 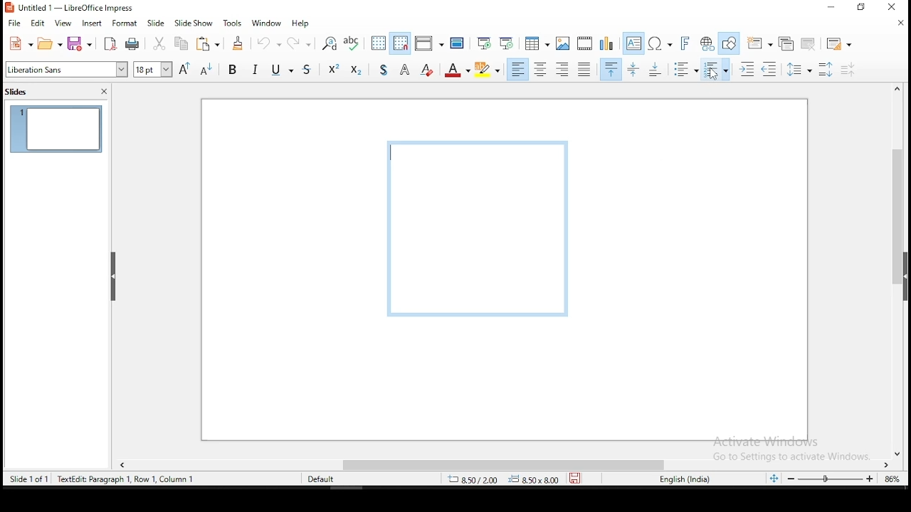 I want to click on restore, so click(x=861, y=8).